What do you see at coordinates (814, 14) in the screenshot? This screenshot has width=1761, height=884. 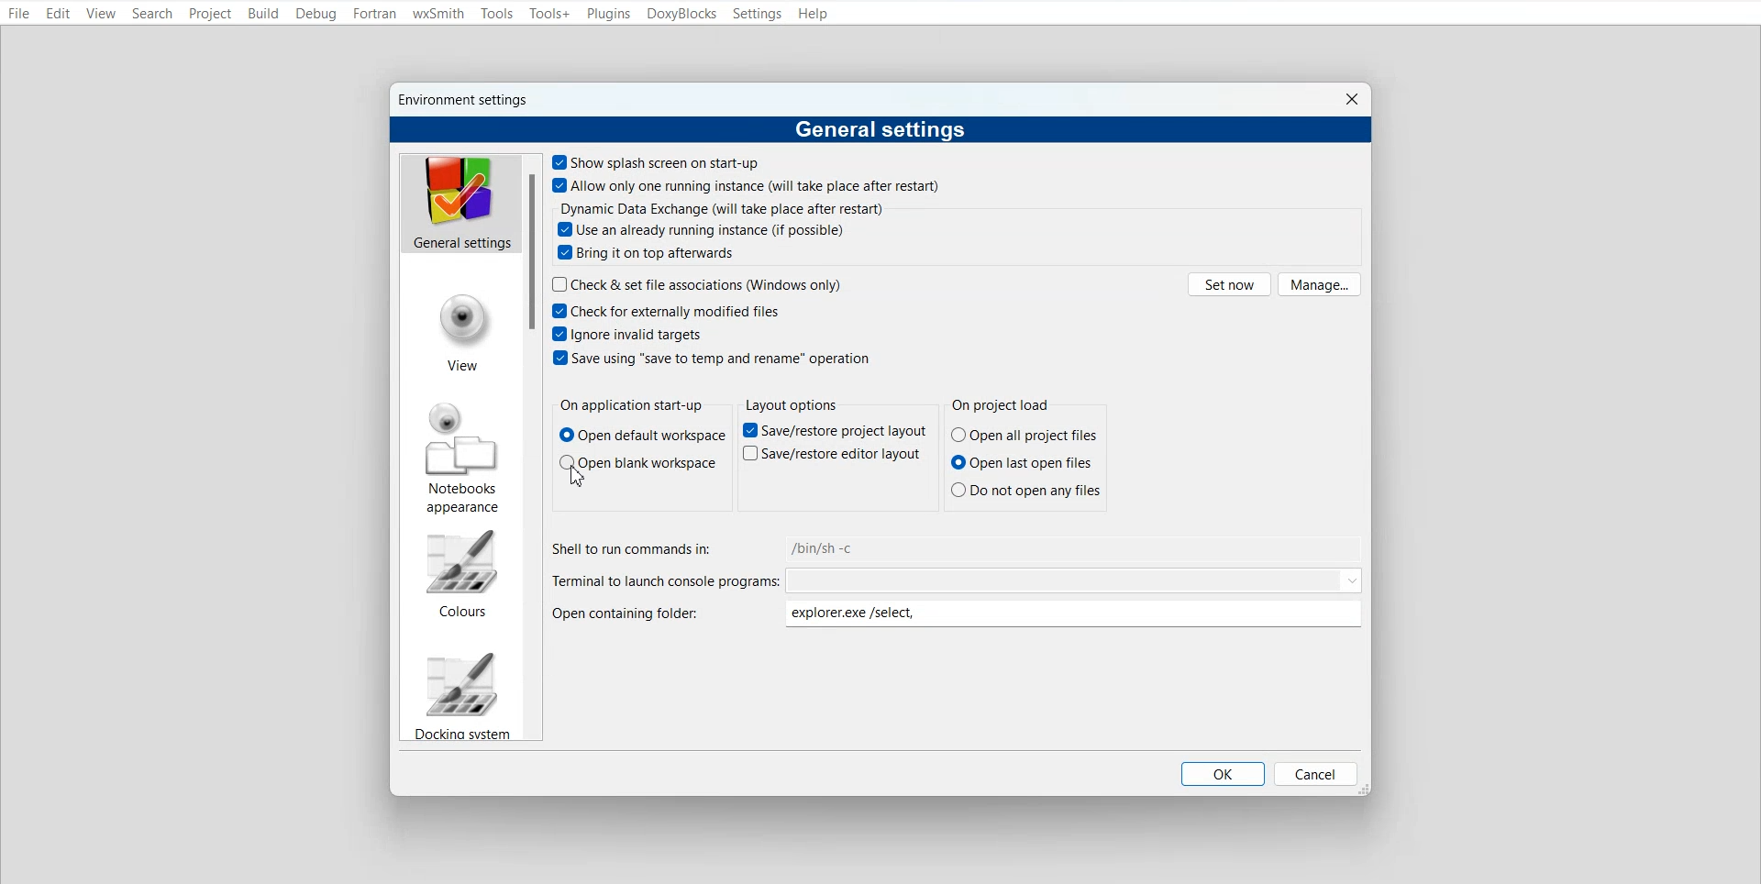 I see `Help` at bounding box center [814, 14].